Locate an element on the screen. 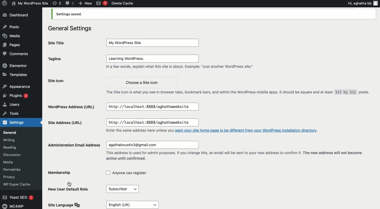 The height and width of the screenshot is (209, 380). New user default role is located at coordinates (68, 190).